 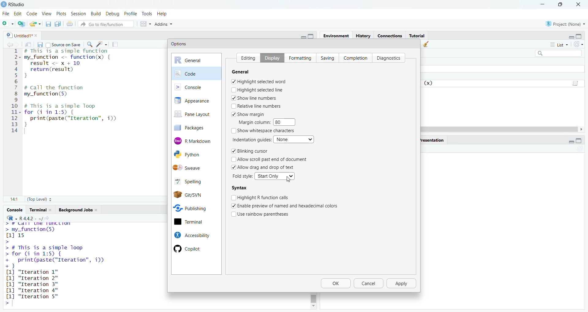 What do you see at coordinates (288, 180) in the screenshot?
I see `cursor` at bounding box center [288, 180].